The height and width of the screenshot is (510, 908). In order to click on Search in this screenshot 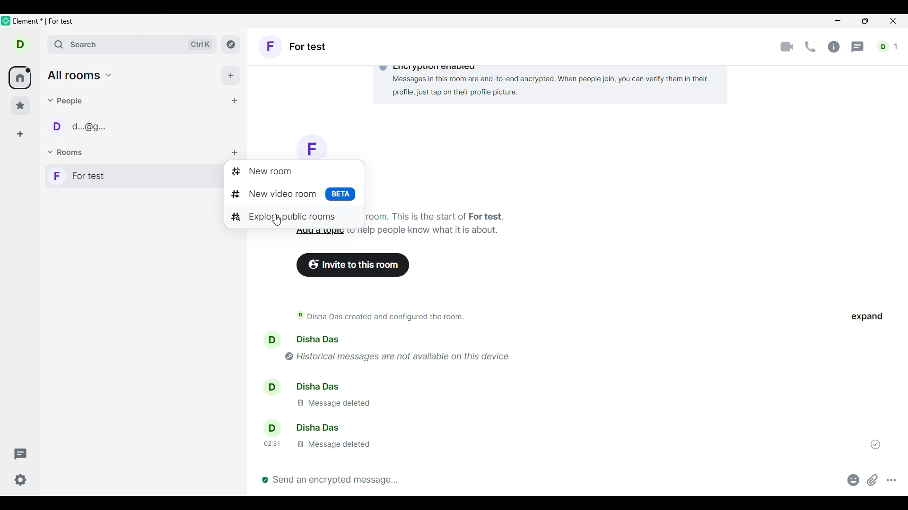, I will do `click(132, 44)`.